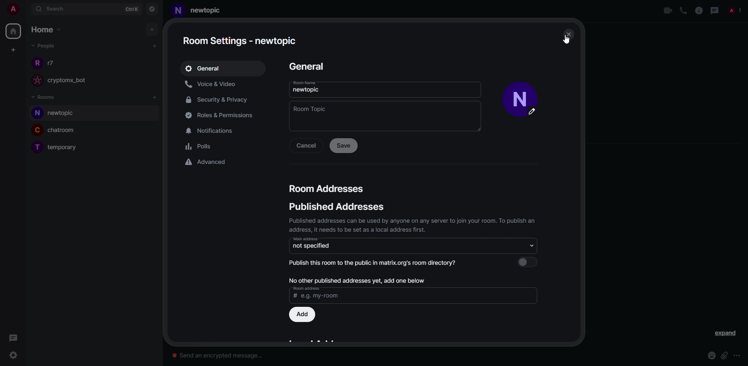 Image resolution: width=748 pixels, height=366 pixels. Describe the element at coordinates (320, 297) in the screenshot. I see `eg` at that location.